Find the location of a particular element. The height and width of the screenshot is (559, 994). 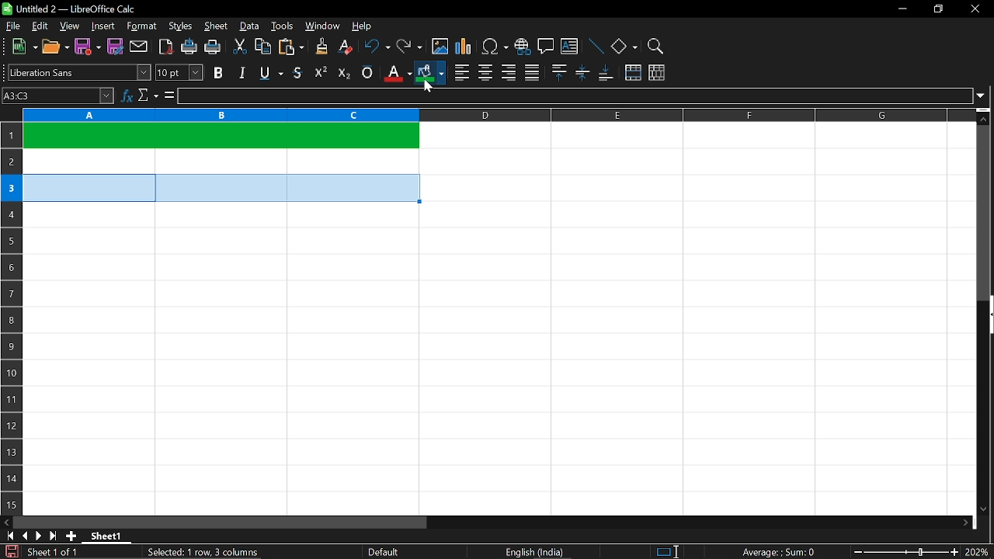

help is located at coordinates (368, 25).